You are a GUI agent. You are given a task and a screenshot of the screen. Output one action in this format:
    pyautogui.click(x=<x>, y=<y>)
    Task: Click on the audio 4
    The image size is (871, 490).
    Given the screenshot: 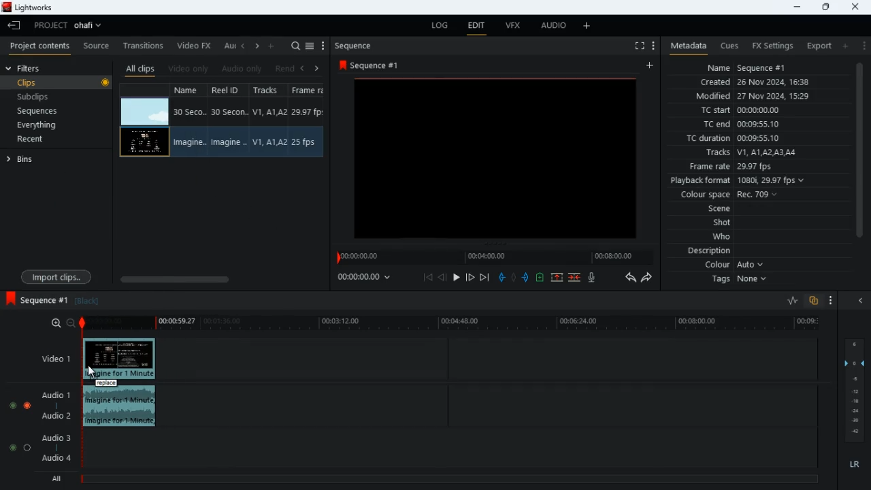 What is the action you would take?
    pyautogui.click(x=55, y=460)
    